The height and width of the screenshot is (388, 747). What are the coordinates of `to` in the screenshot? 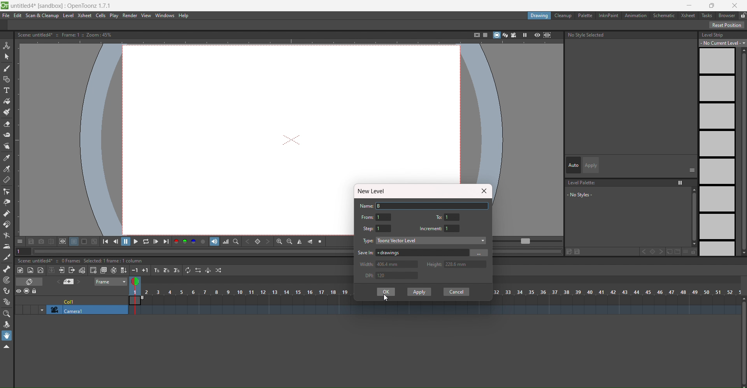 It's located at (440, 216).